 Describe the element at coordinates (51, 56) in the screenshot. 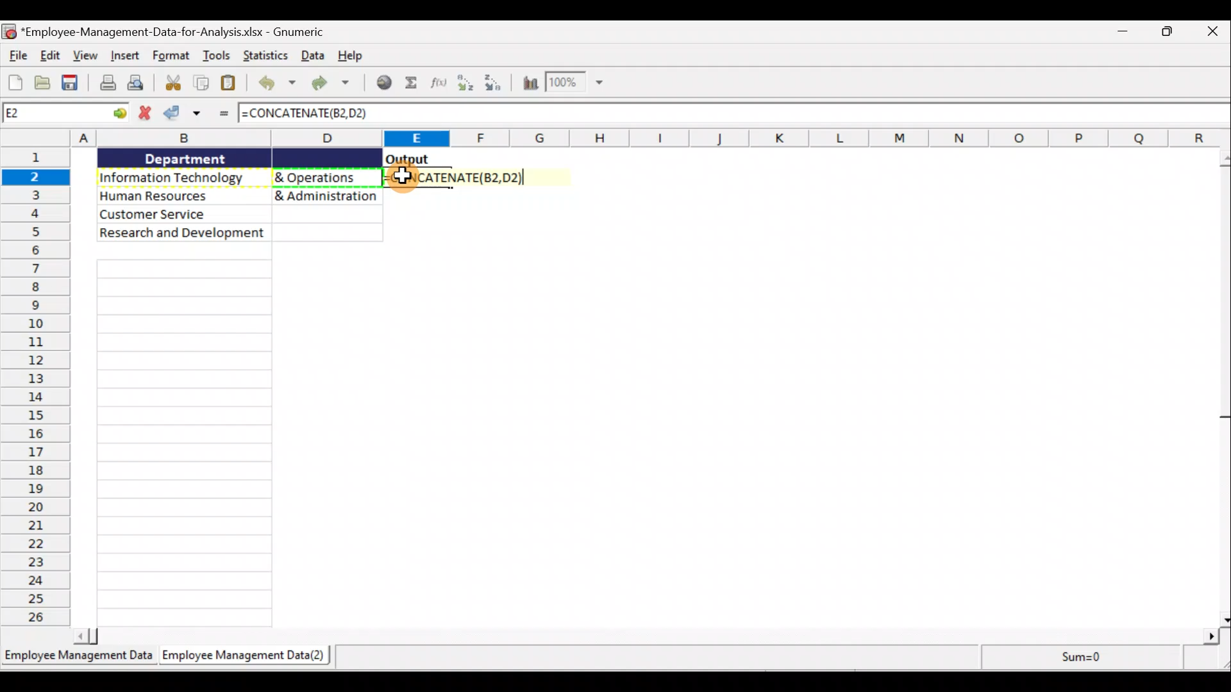

I see `Edit` at that location.